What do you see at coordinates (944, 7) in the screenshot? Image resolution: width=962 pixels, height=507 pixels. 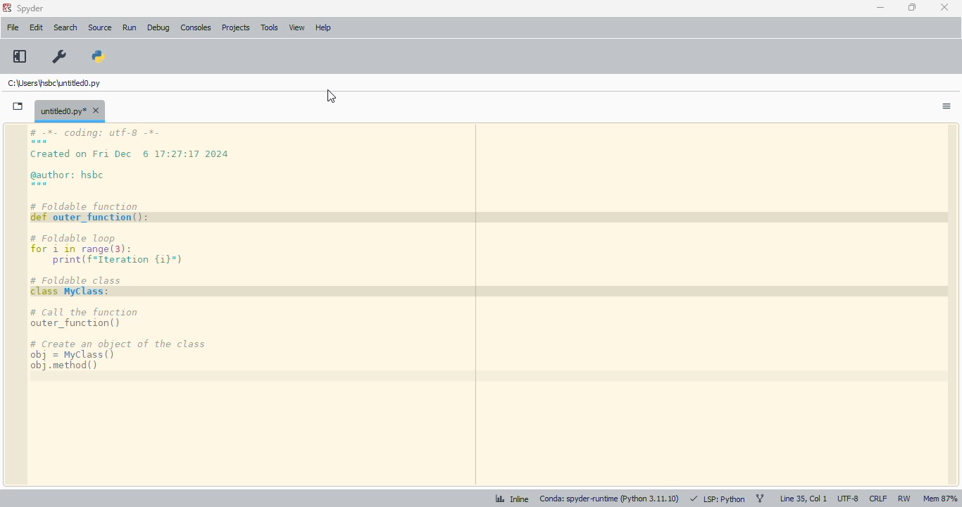 I see `close` at bounding box center [944, 7].